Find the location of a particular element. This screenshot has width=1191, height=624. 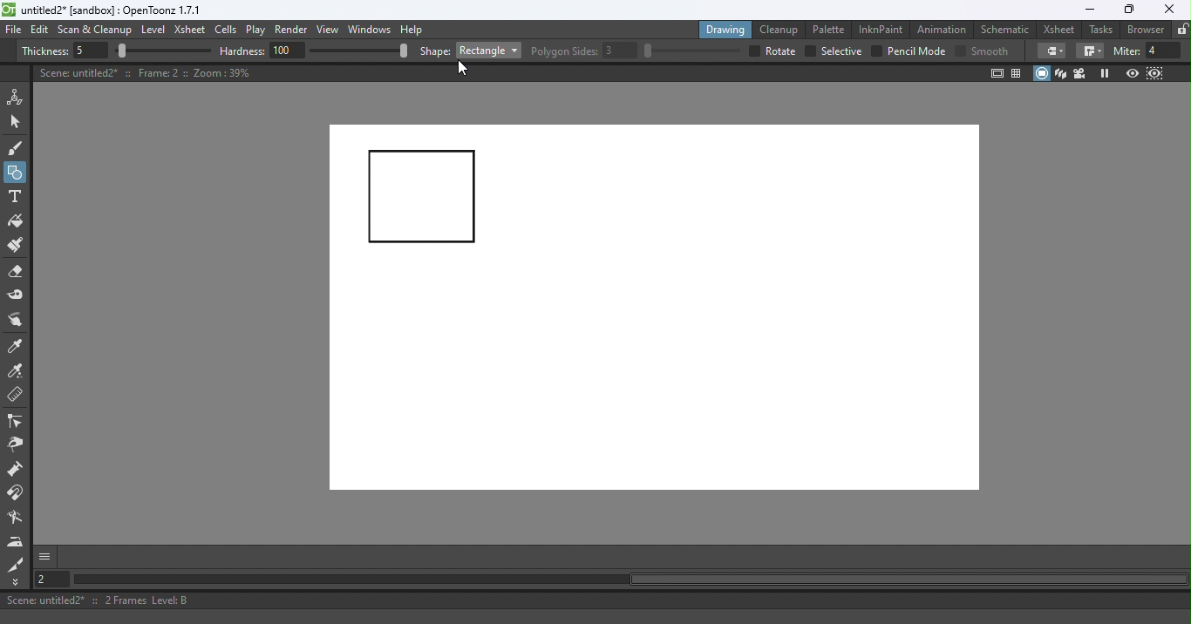

Schematic is located at coordinates (1005, 30).